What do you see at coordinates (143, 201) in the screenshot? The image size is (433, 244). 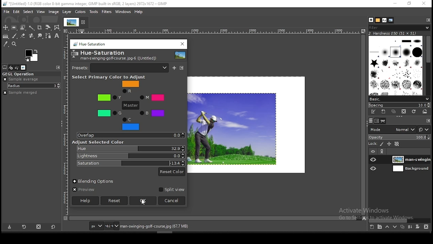 I see `ok` at bounding box center [143, 201].